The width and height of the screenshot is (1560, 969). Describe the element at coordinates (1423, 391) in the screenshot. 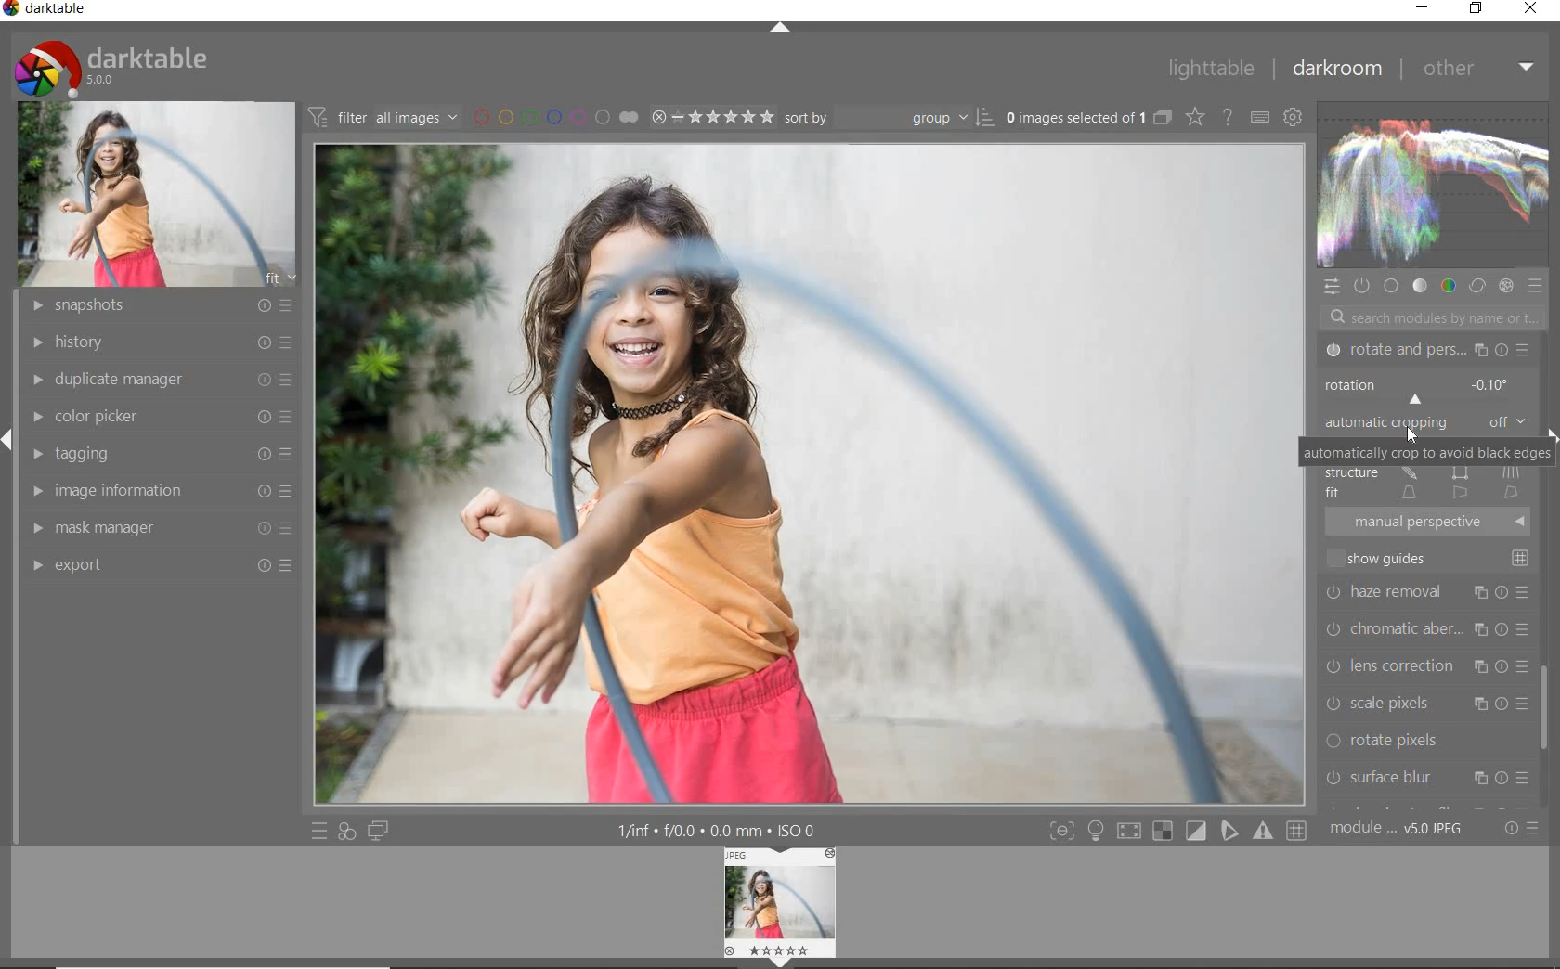

I see `ROTATION` at that location.